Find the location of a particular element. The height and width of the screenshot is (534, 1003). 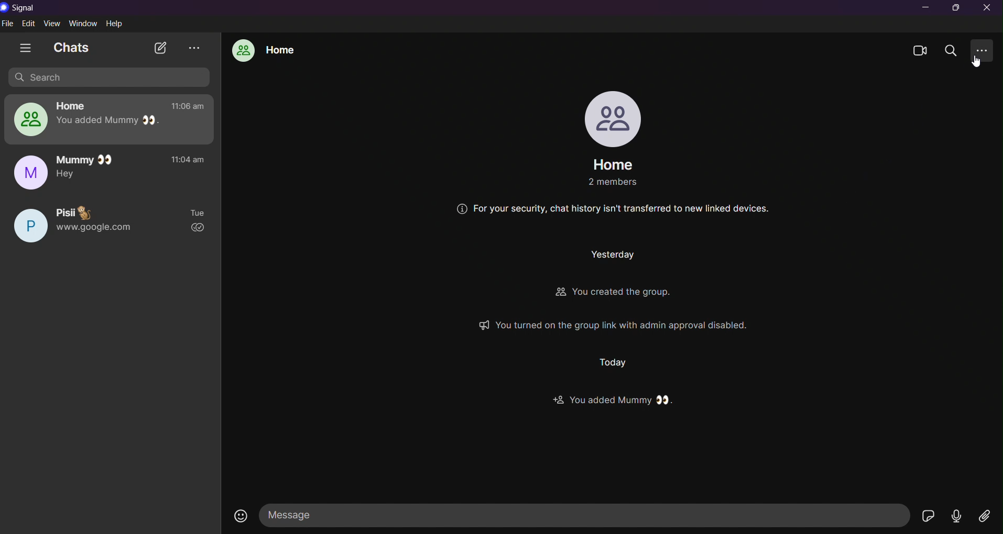

chats is located at coordinates (73, 47).